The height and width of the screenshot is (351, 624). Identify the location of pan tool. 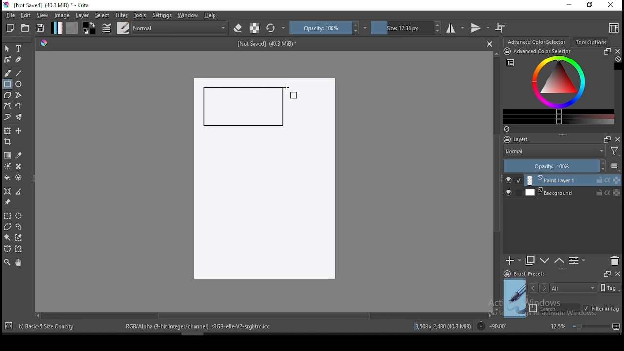
(18, 263).